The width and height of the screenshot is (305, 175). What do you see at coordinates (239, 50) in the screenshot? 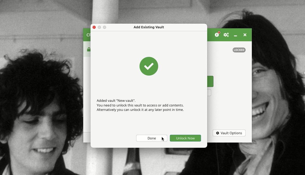
I see `Locked` at bounding box center [239, 50].